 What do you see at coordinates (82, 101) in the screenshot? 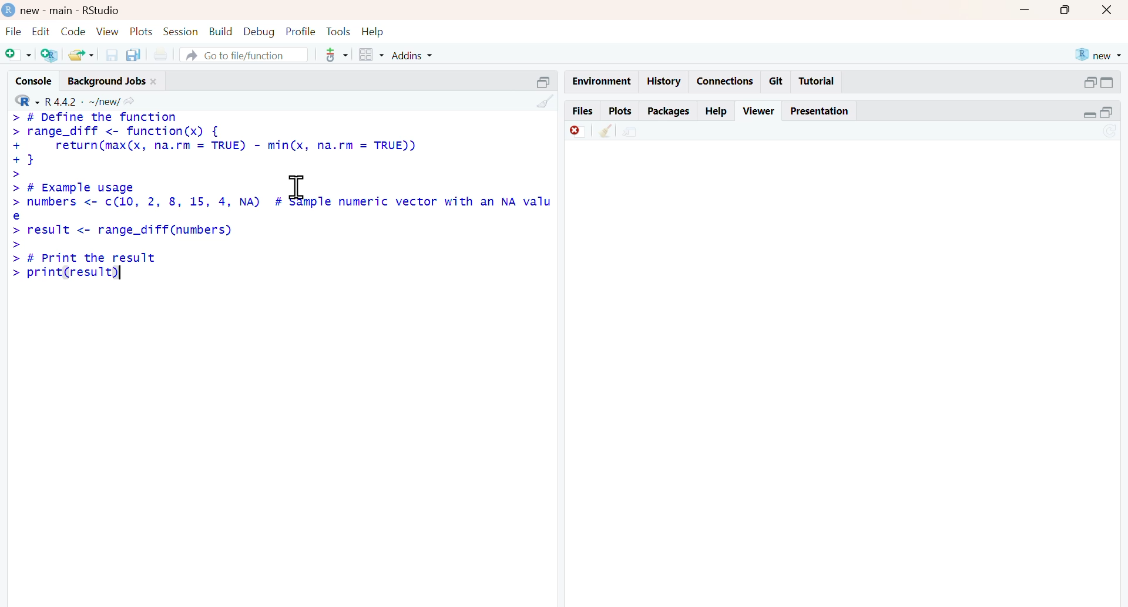
I see `R 4.4.2 ~/new/` at bounding box center [82, 101].